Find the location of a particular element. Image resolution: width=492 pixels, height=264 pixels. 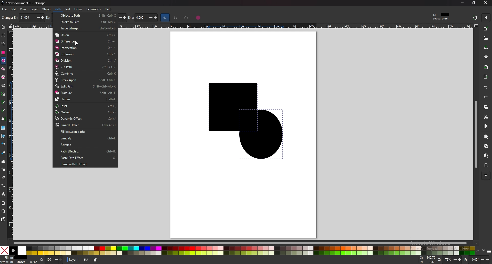

gradient is located at coordinates (3, 128).